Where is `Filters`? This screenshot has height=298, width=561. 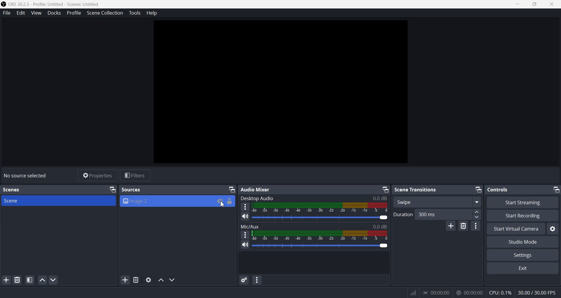
Filters is located at coordinates (135, 175).